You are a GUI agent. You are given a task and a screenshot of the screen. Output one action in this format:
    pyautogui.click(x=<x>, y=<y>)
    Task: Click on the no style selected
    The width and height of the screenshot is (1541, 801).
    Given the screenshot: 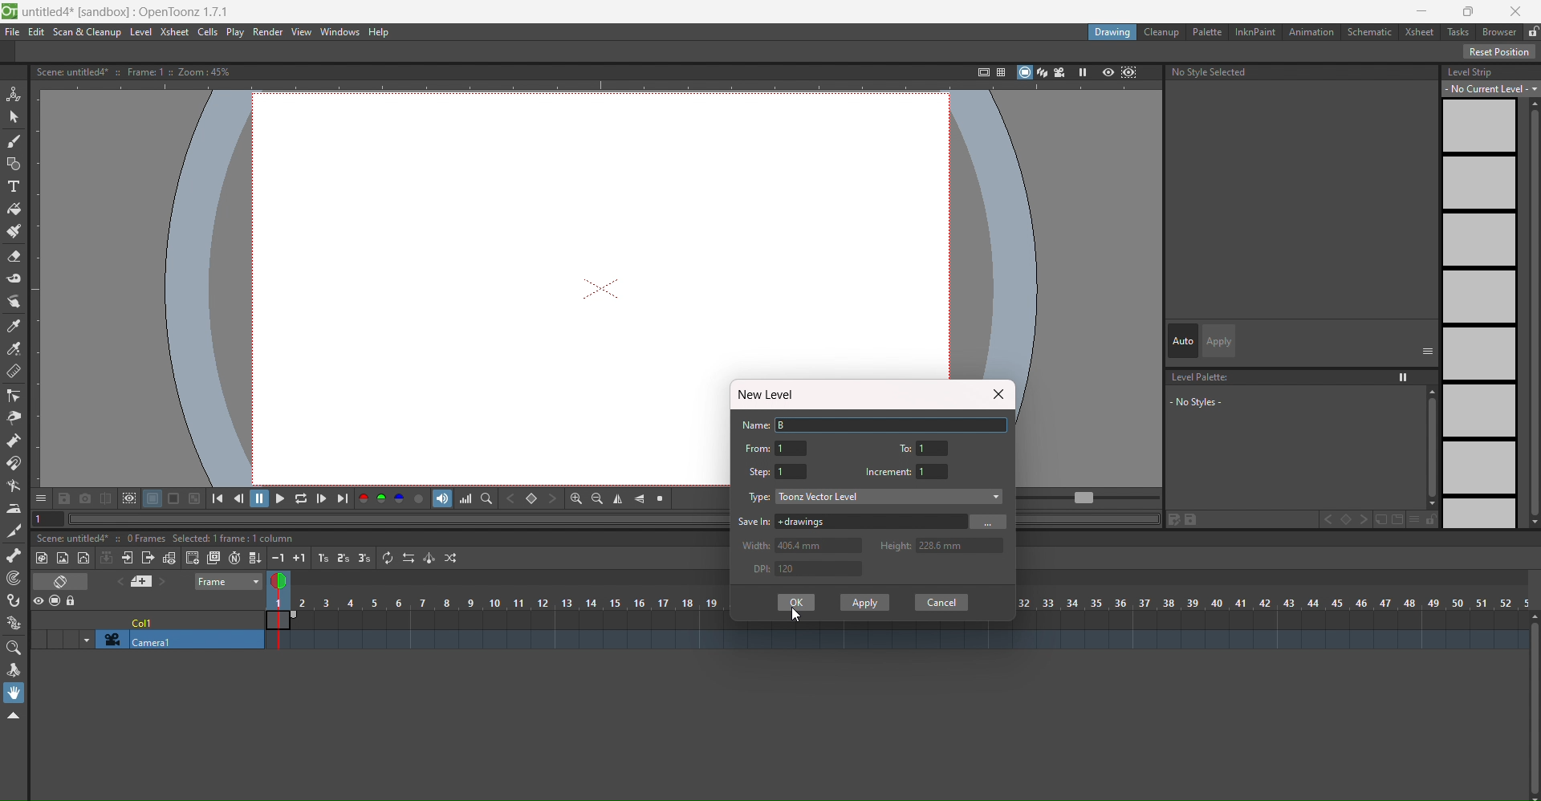 What is the action you would take?
    pyautogui.click(x=1303, y=75)
    